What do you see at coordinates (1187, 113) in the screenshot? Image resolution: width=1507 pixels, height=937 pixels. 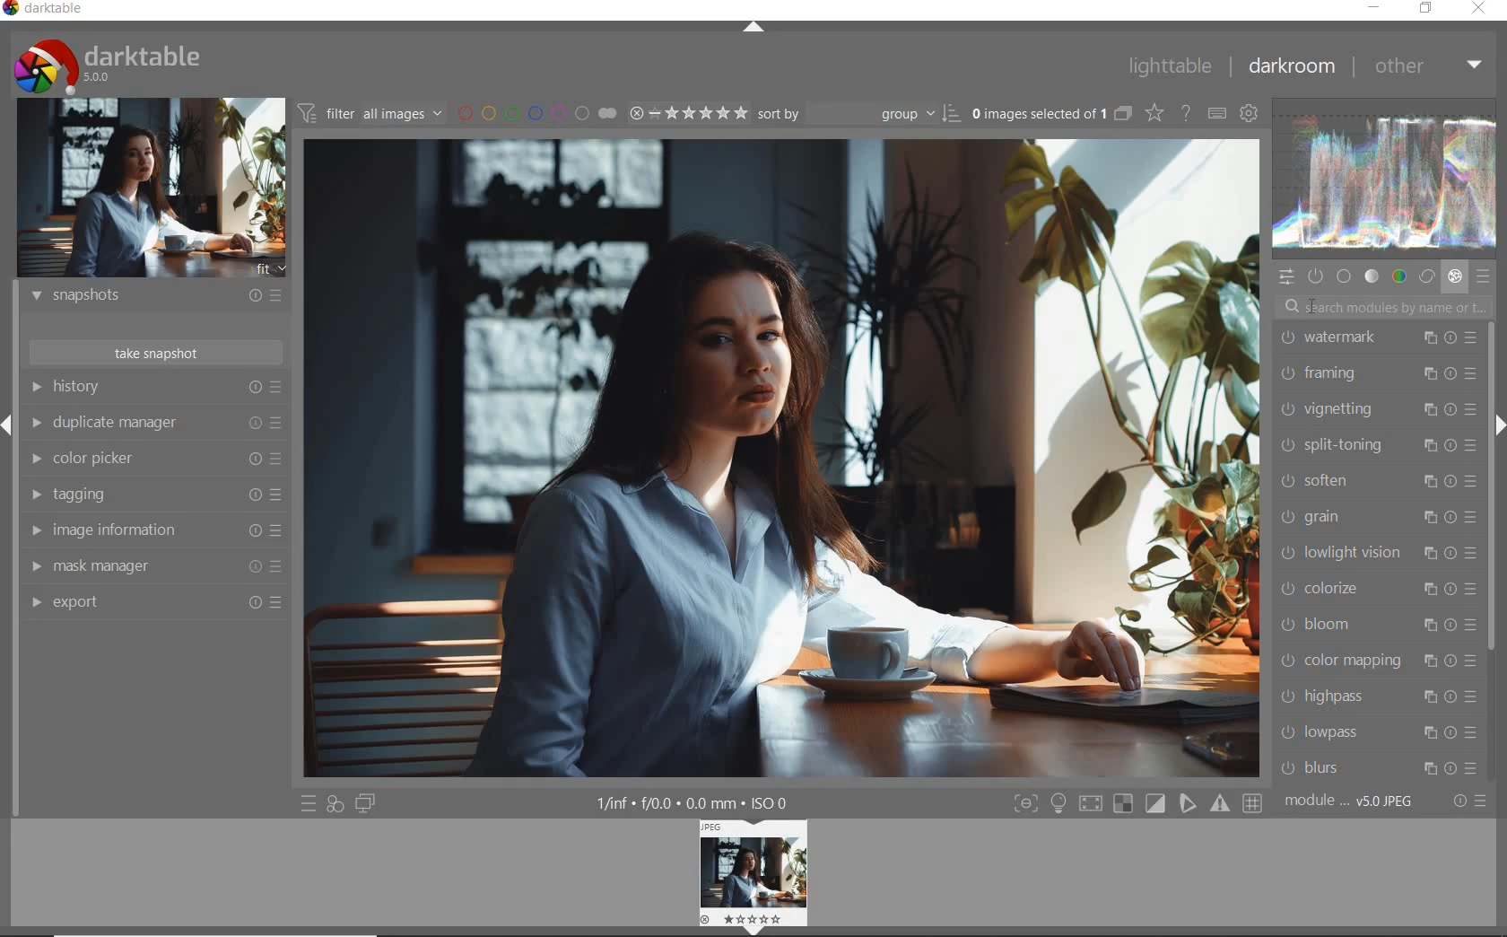 I see `enable online help` at bounding box center [1187, 113].